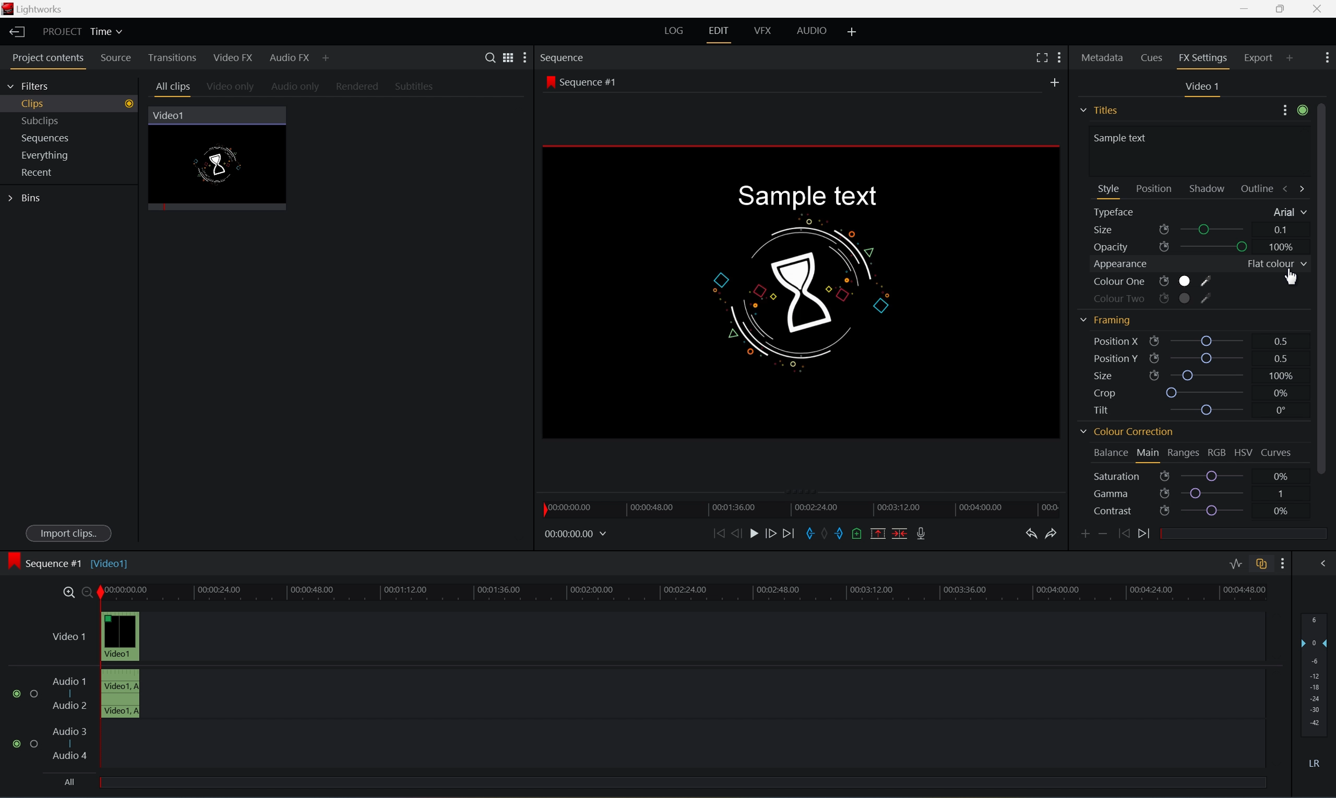 Image resolution: width=1336 pixels, height=798 pixels. I want to click on HSV, so click(1242, 453).